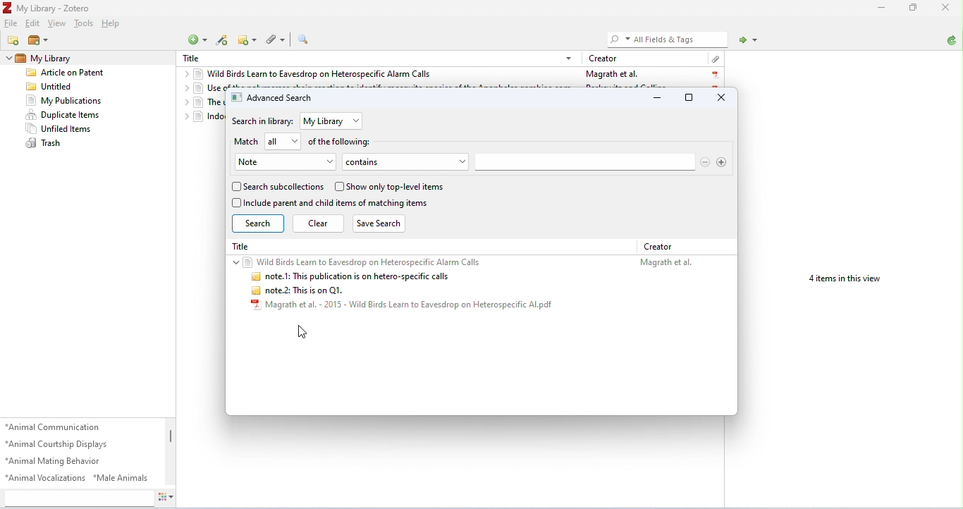 This screenshot has width=963, height=509. I want to click on maximize, so click(690, 97).